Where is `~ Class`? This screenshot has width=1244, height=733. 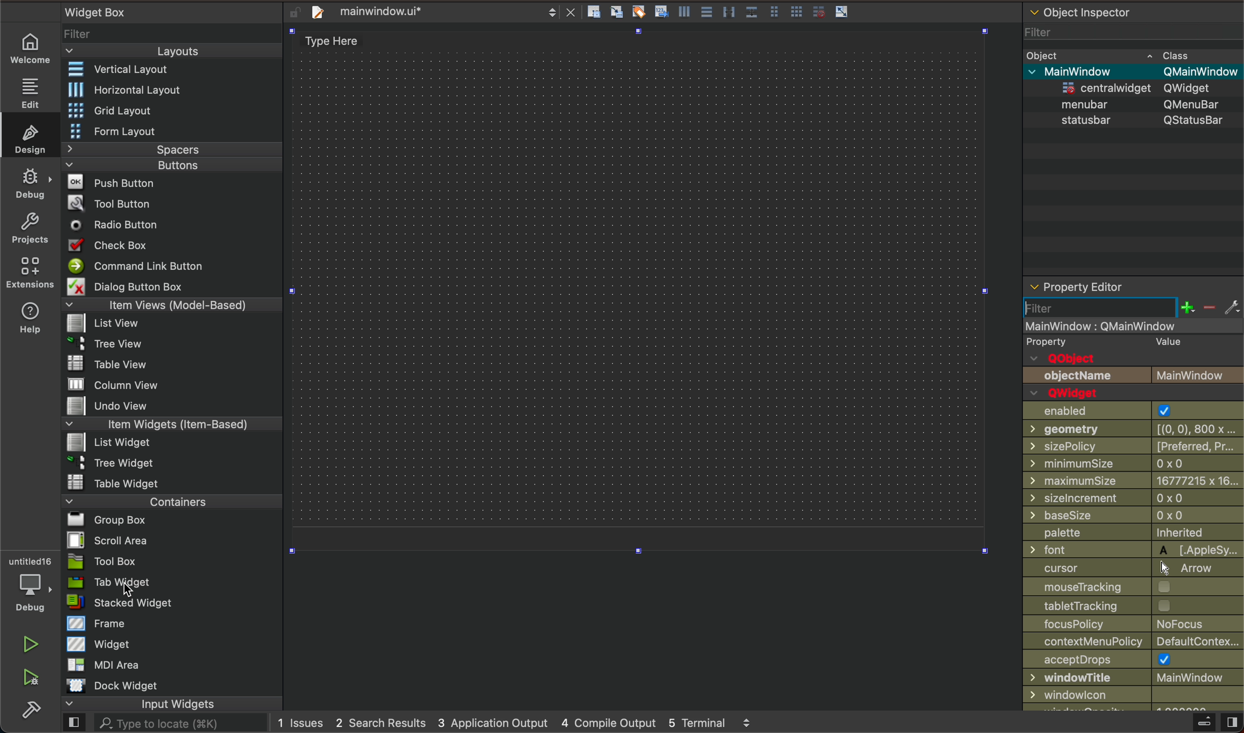 ~ Class is located at coordinates (1171, 52).